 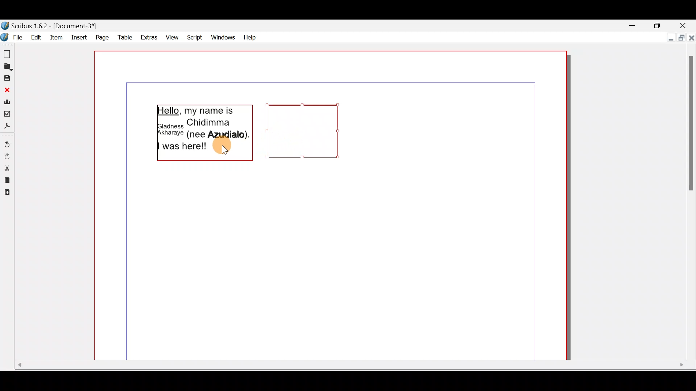 I want to click on View, so click(x=173, y=36).